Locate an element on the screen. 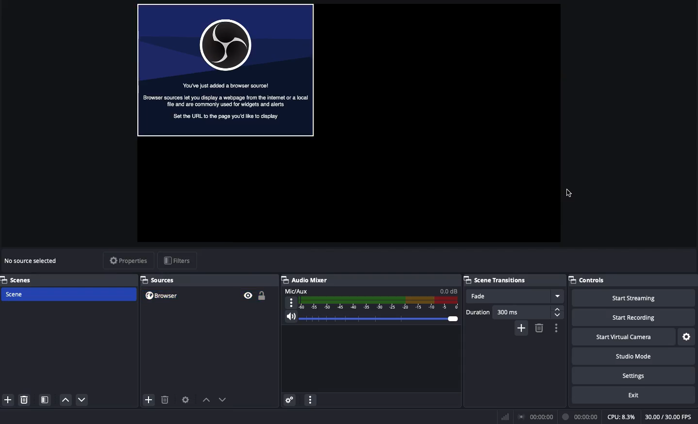  options is located at coordinates (310, 401).